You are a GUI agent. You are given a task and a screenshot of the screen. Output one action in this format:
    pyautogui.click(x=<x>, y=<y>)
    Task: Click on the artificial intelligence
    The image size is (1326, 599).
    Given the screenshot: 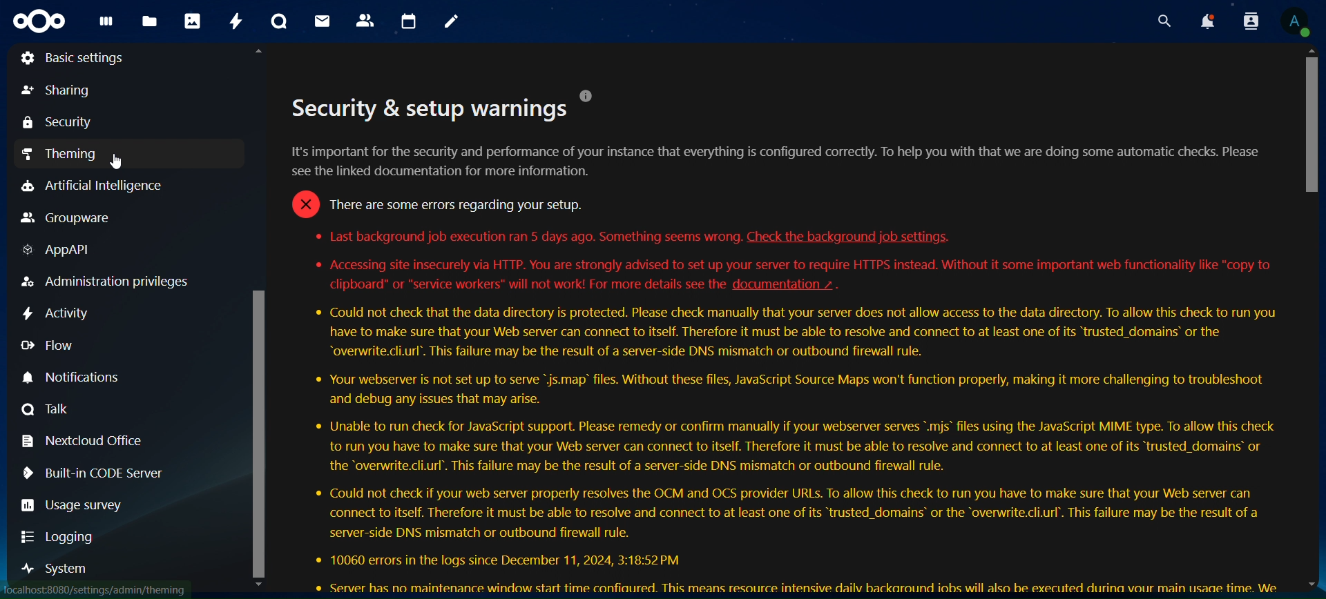 What is the action you would take?
    pyautogui.click(x=105, y=185)
    